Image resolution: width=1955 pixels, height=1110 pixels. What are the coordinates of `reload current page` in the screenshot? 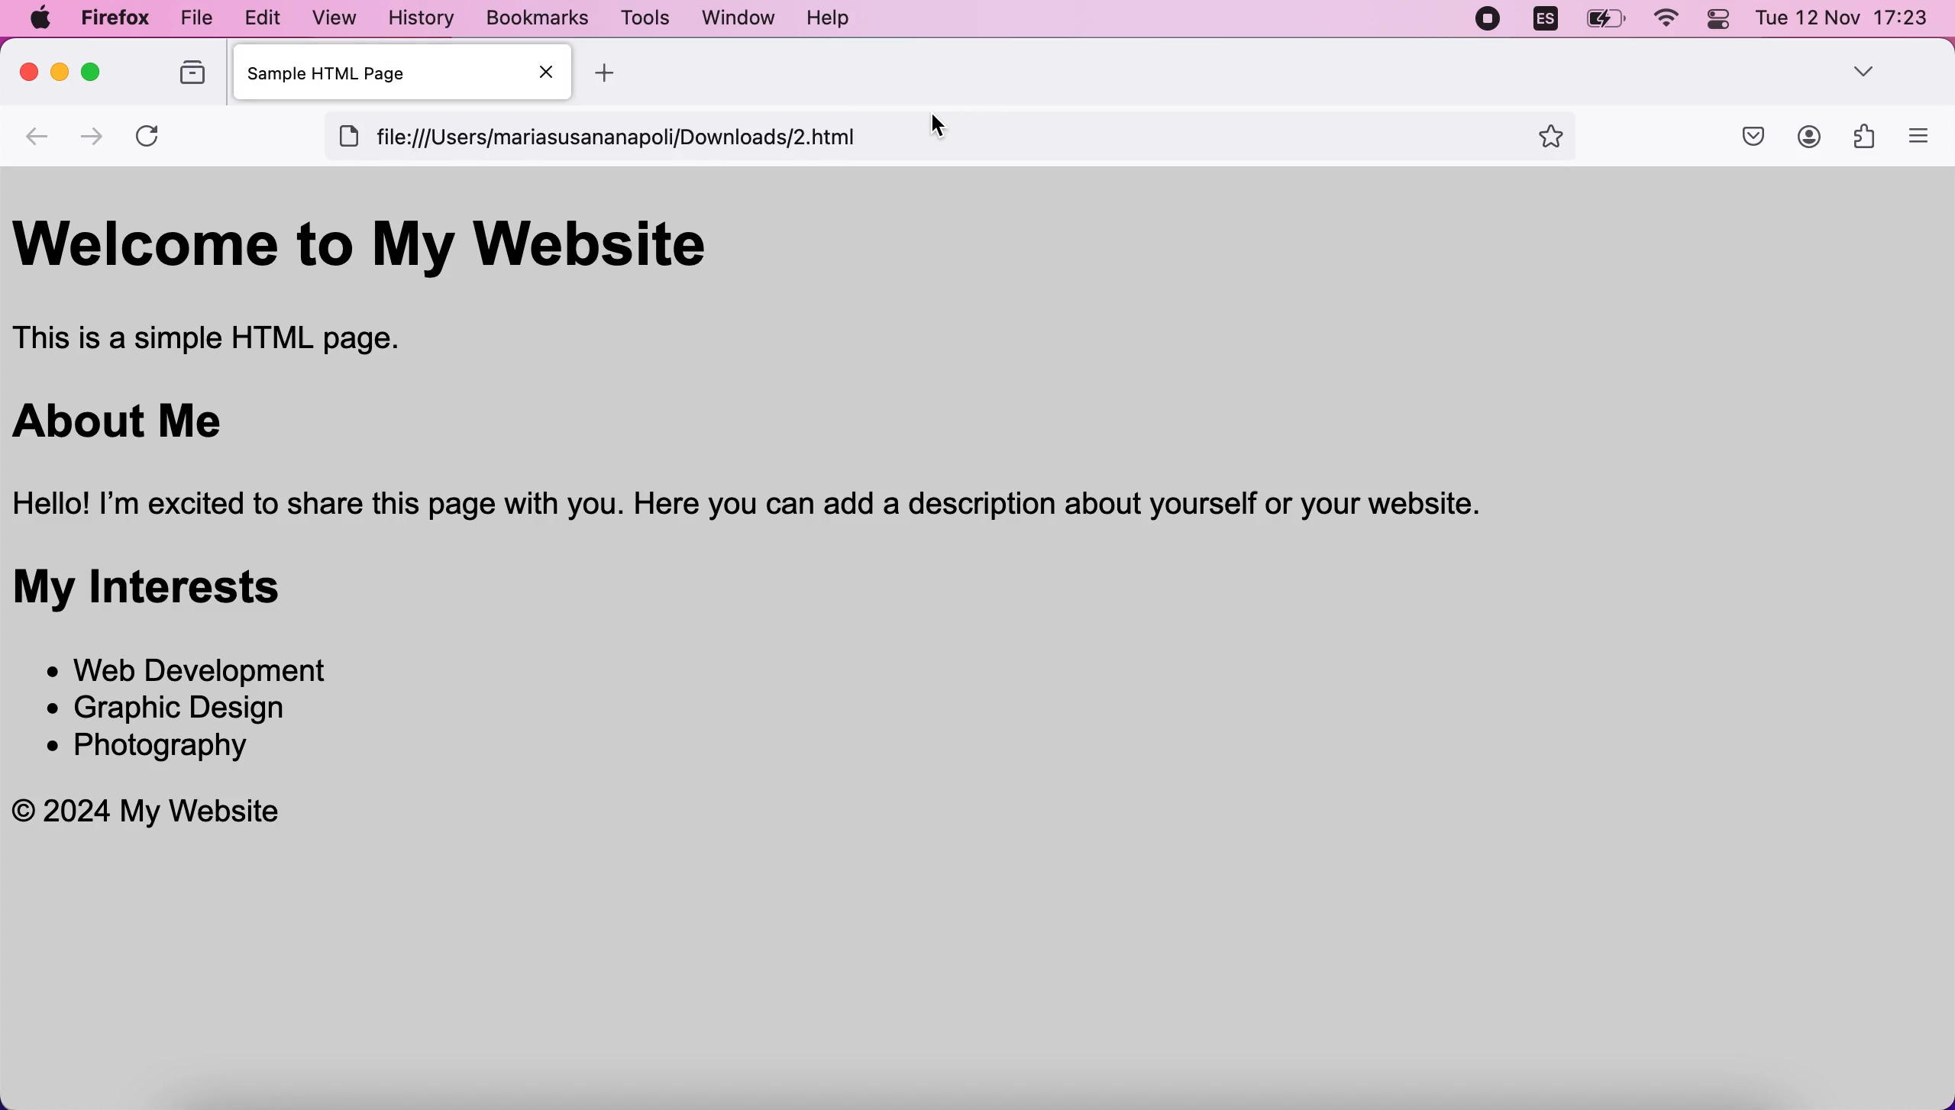 It's located at (160, 137).